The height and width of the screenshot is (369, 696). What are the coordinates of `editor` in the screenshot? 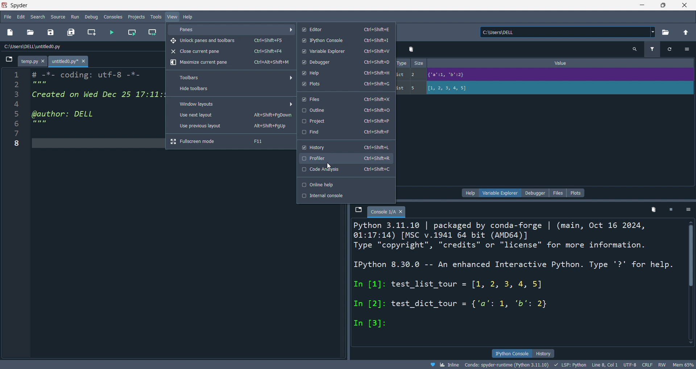 It's located at (346, 29).